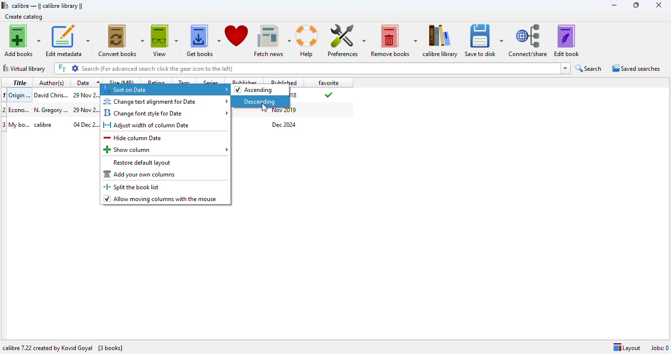 Image resolution: width=671 pixels, height=354 pixels. Describe the element at coordinates (237, 36) in the screenshot. I see `donate to support calibre` at that location.